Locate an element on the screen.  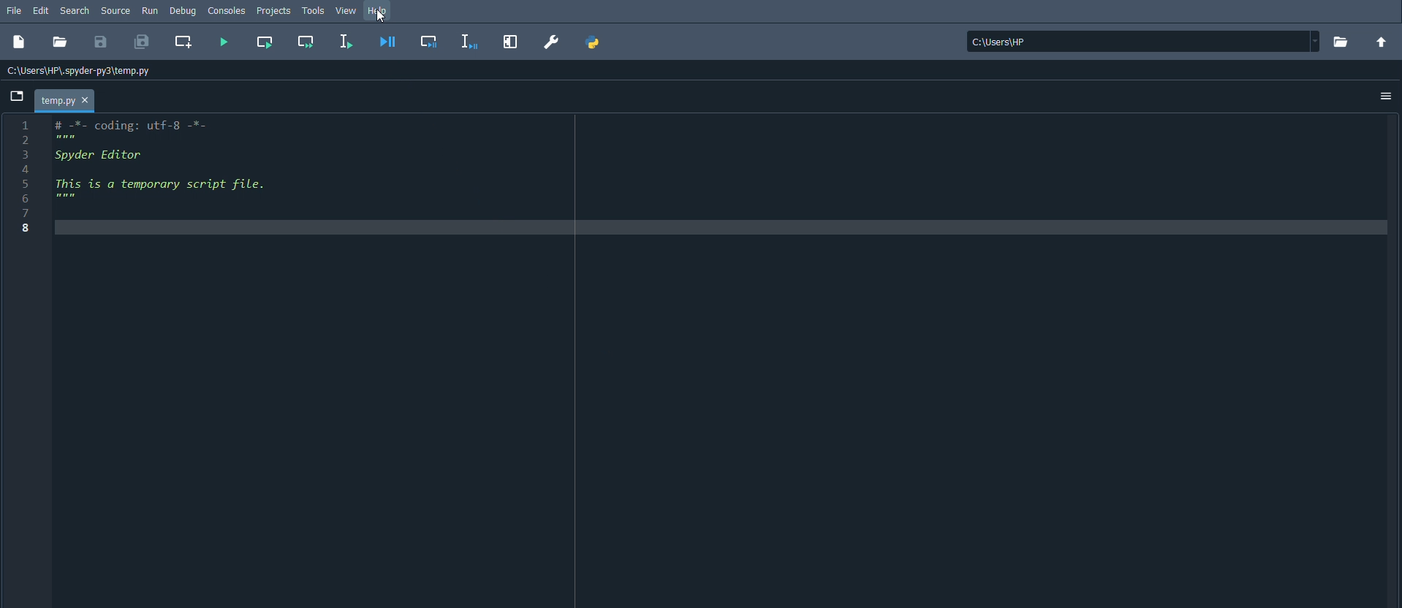
Projects is located at coordinates (273, 10).